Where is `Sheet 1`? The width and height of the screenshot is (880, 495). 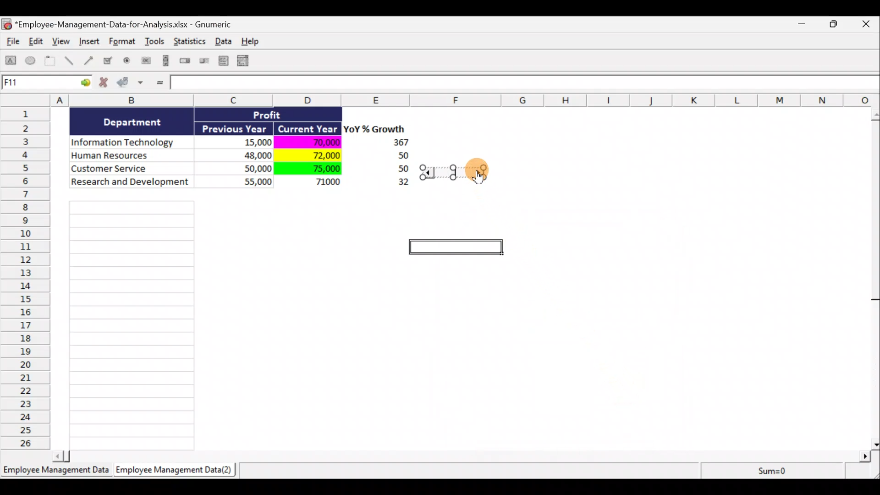
Sheet 1 is located at coordinates (57, 473).